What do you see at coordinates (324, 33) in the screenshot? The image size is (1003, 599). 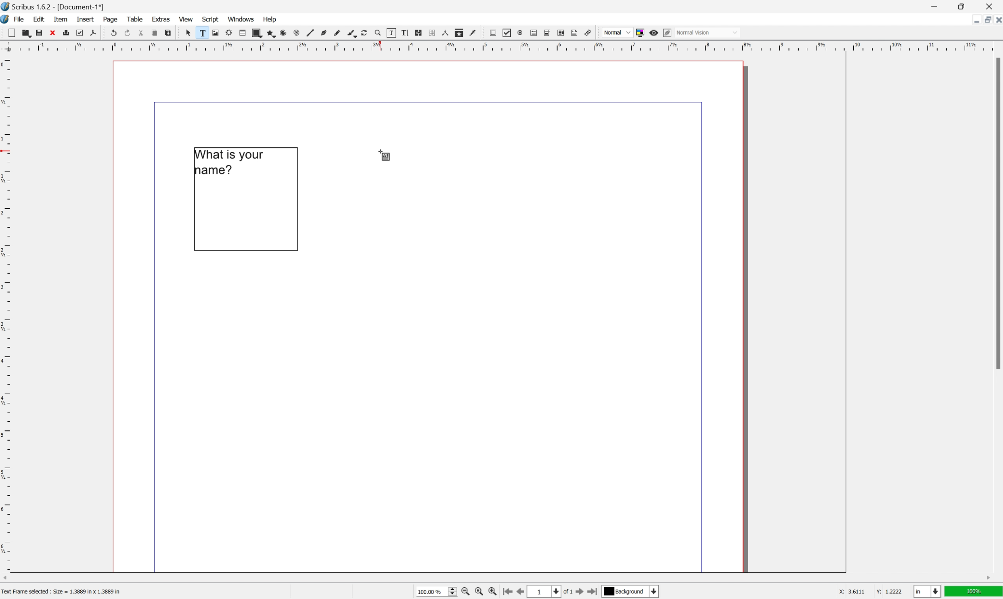 I see `bezier curve` at bounding box center [324, 33].